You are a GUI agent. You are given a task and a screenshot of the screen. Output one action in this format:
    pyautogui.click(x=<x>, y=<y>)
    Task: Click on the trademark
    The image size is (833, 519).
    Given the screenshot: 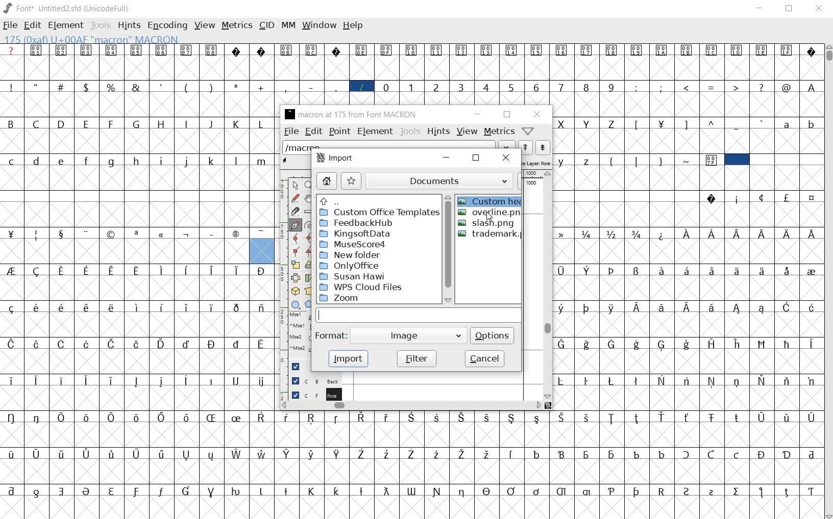 What is the action you would take?
    pyautogui.click(x=490, y=234)
    